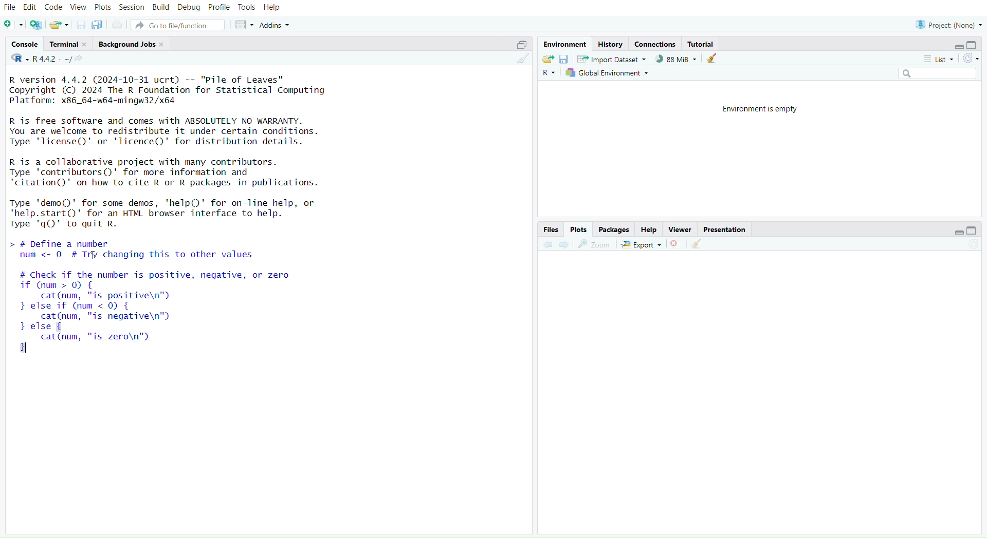  What do you see at coordinates (134, 44) in the screenshot?
I see `background jobs` at bounding box center [134, 44].